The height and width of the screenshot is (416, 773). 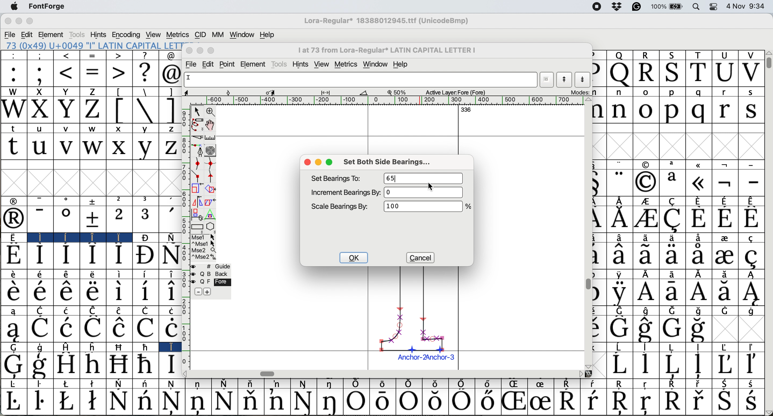 What do you see at coordinates (619, 256) in the screenshot?
I see `Symbol` at bounding box center [619, 256].